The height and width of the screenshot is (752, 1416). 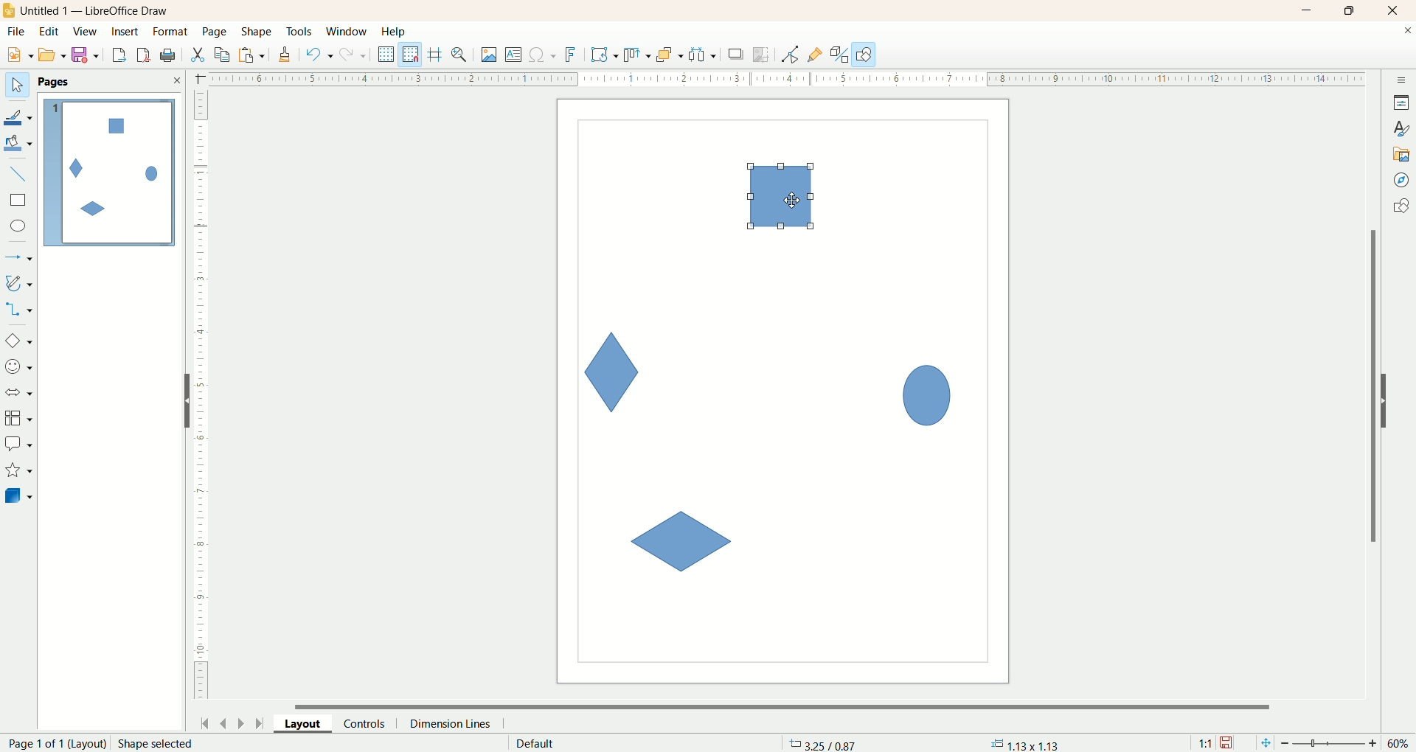 I want to click on unselected shape, so click(x=613, y=372).